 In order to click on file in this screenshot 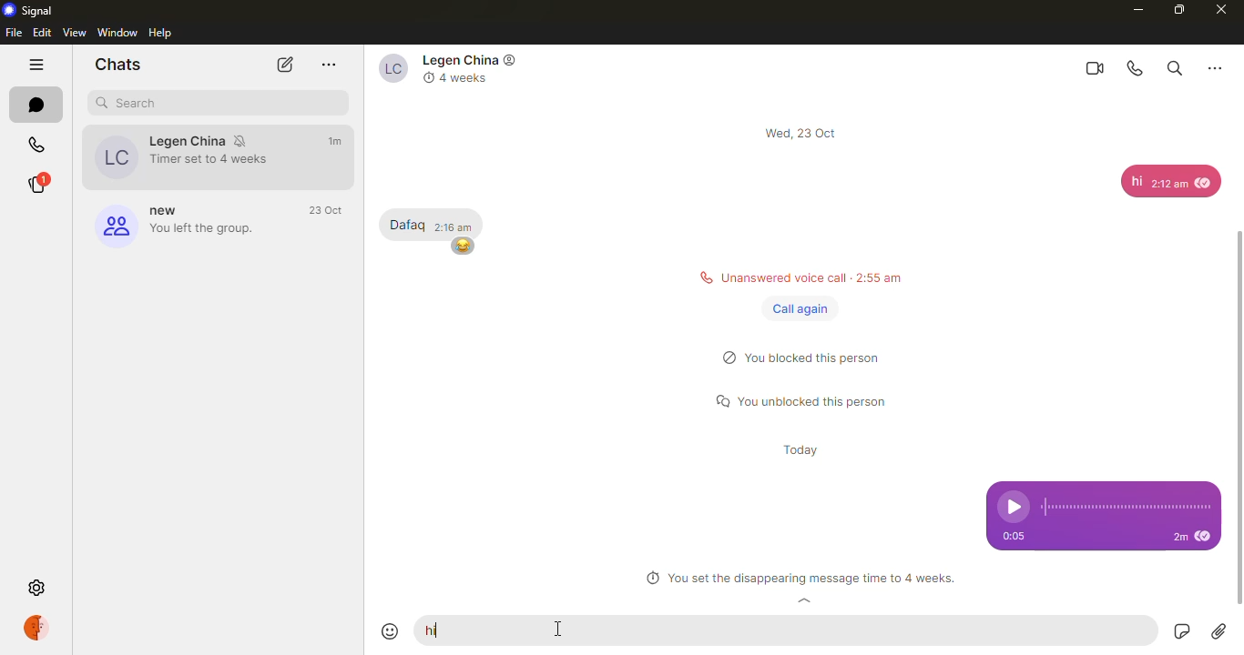, I will do `click(14, 33)`.